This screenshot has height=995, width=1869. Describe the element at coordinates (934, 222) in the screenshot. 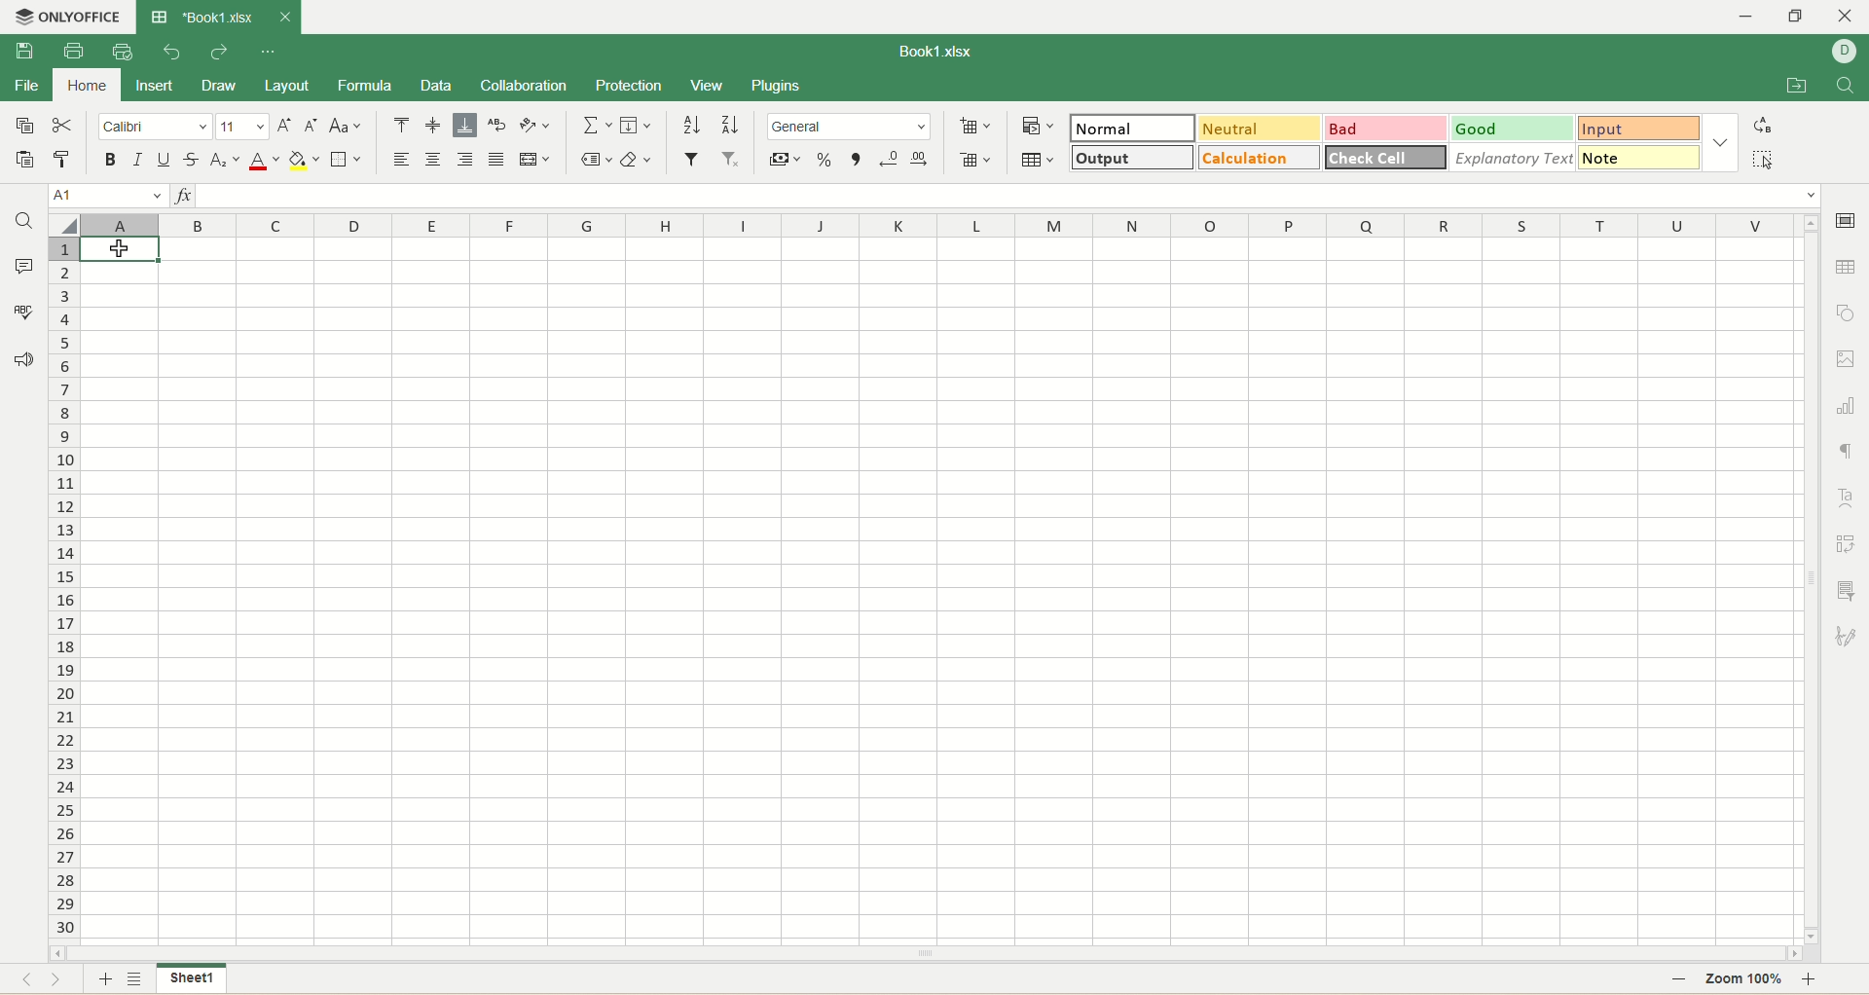

I see `column name` at that location.